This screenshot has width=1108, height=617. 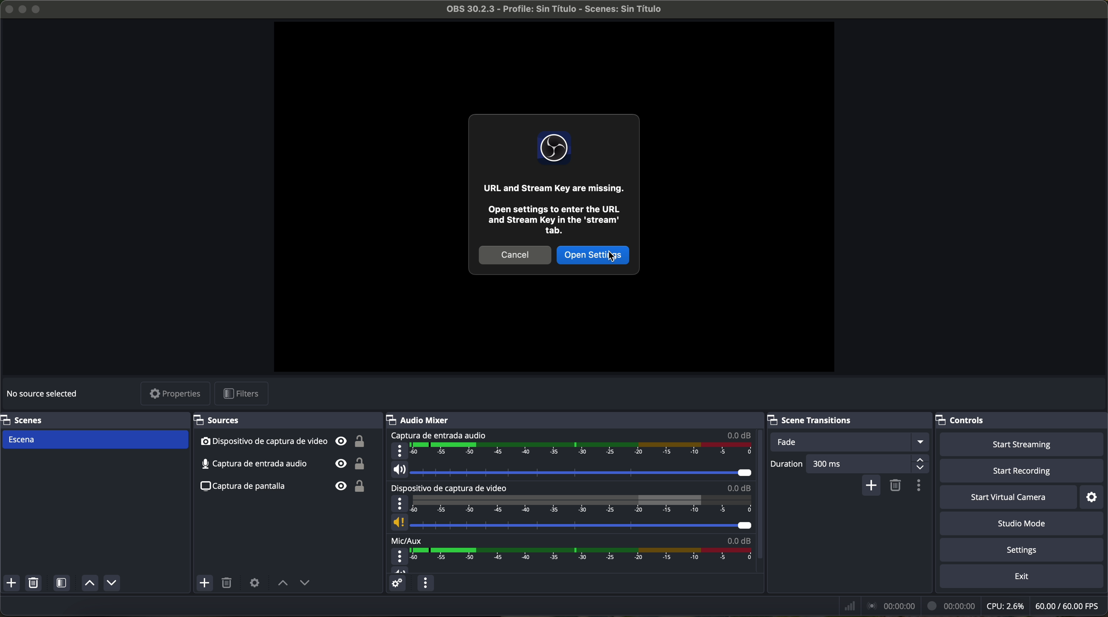 I want to click on remove configurable transition, so click(x=896, y=485).